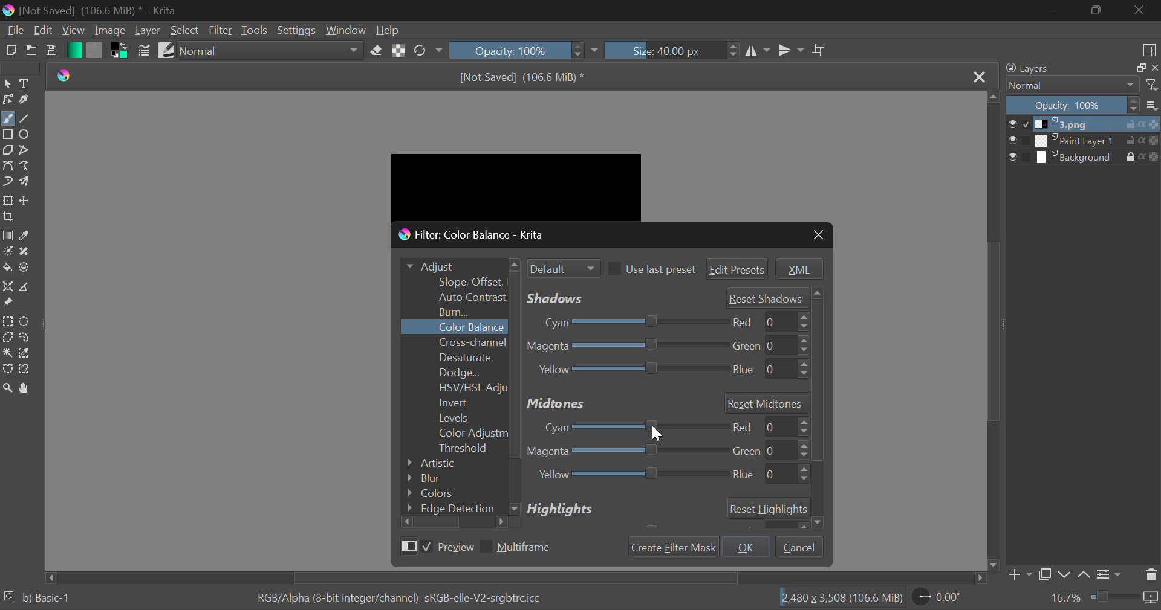 The height and width of the screenshot is (610, 1161). I want to click on Layers, so click(1064, 69).